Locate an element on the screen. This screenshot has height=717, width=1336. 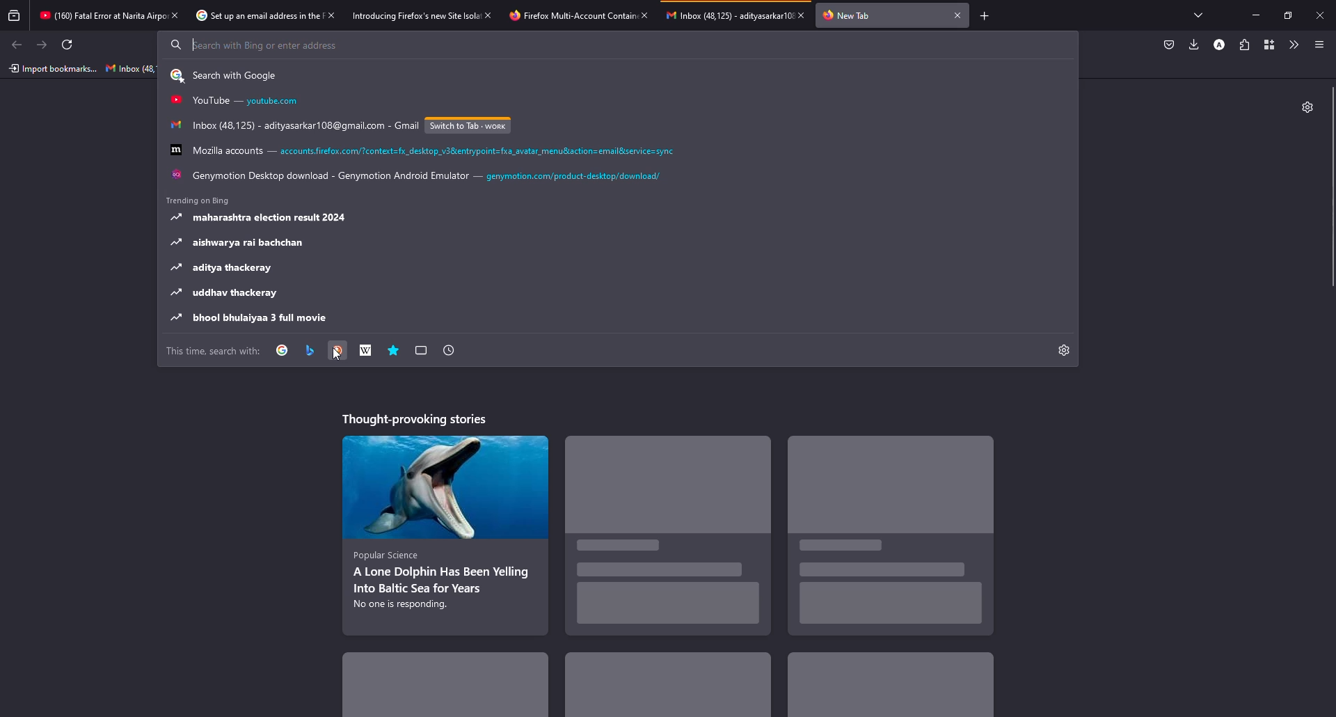
search options is located at coordinates (293, 125).